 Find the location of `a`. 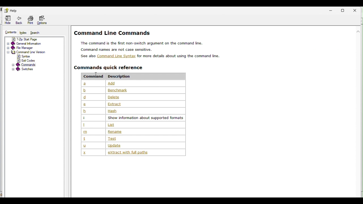

a is located at coordinates (86, 84).